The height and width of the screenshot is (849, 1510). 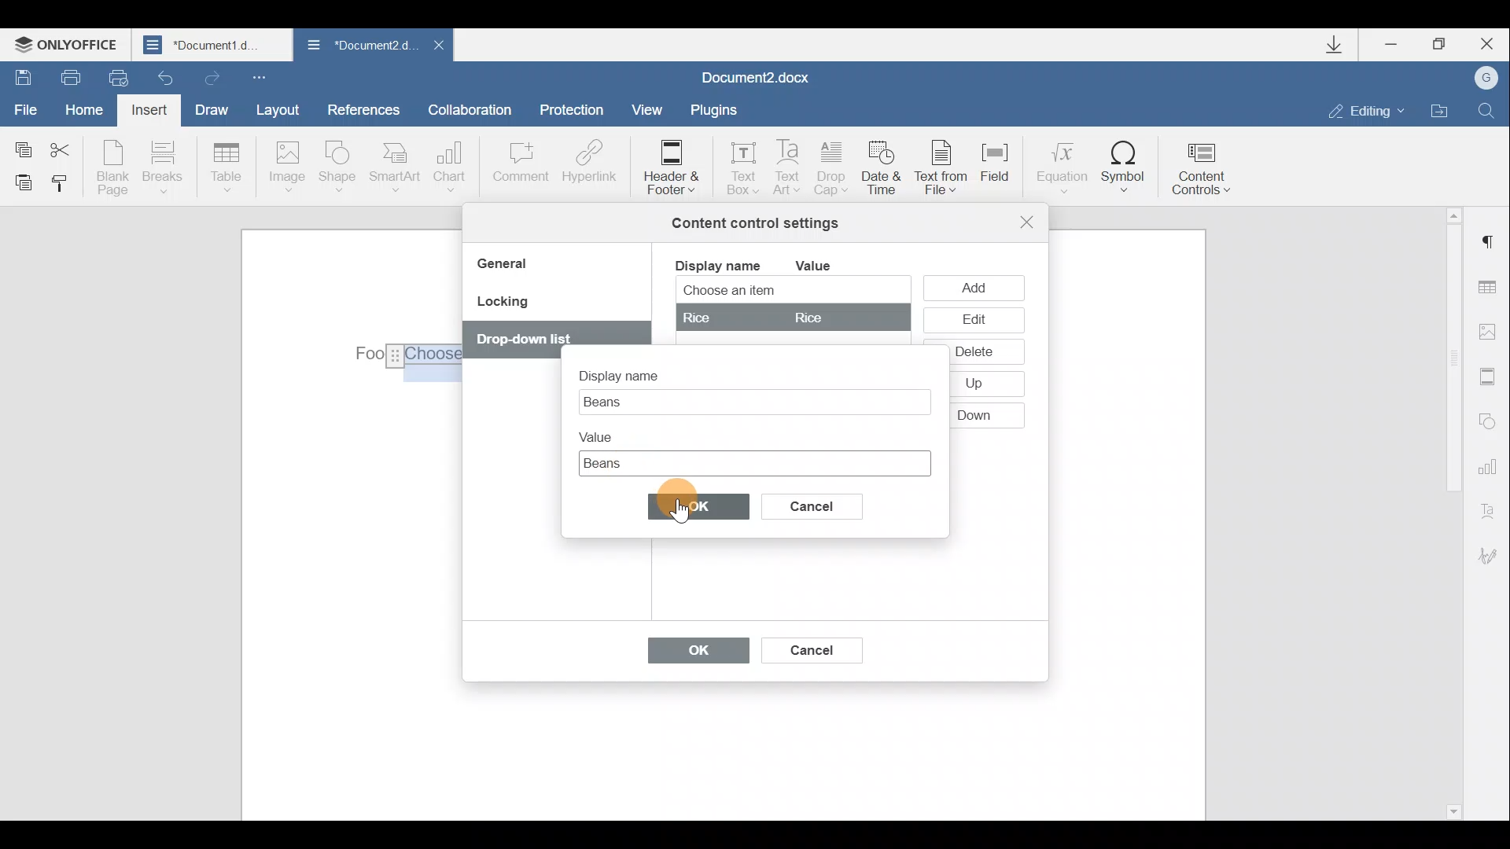 I want to click on Customize quick access toolbar, so click(x=263, y=76).